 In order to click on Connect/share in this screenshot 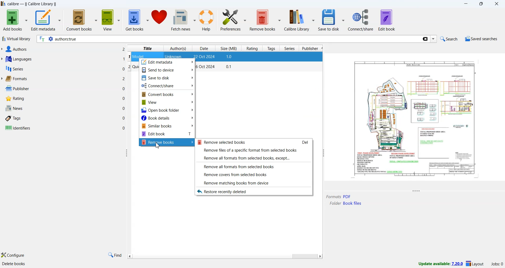, I will do `click(167, 86)`.